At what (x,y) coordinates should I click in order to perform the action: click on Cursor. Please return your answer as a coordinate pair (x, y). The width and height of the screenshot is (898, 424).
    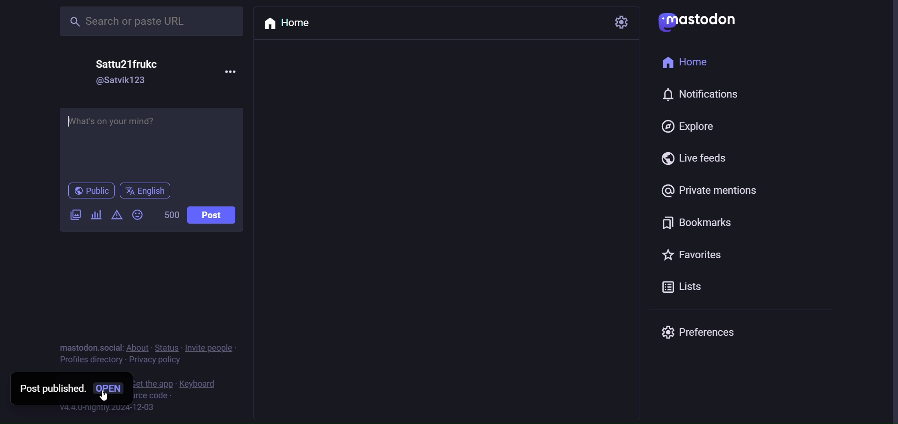
    Looking at the image, I should click on (103, 395).